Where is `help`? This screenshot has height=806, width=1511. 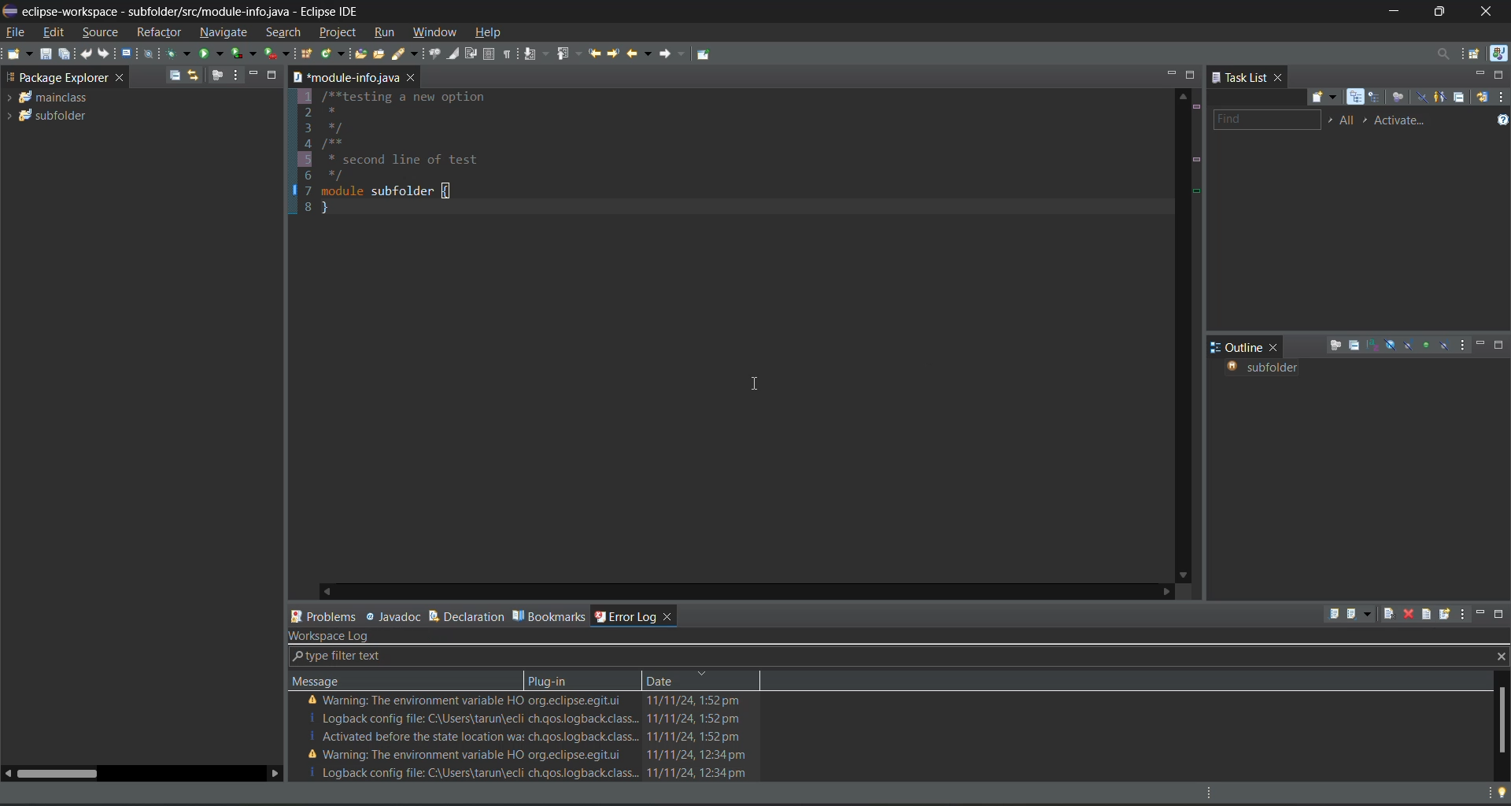 help is located at coordinates (487, 33).